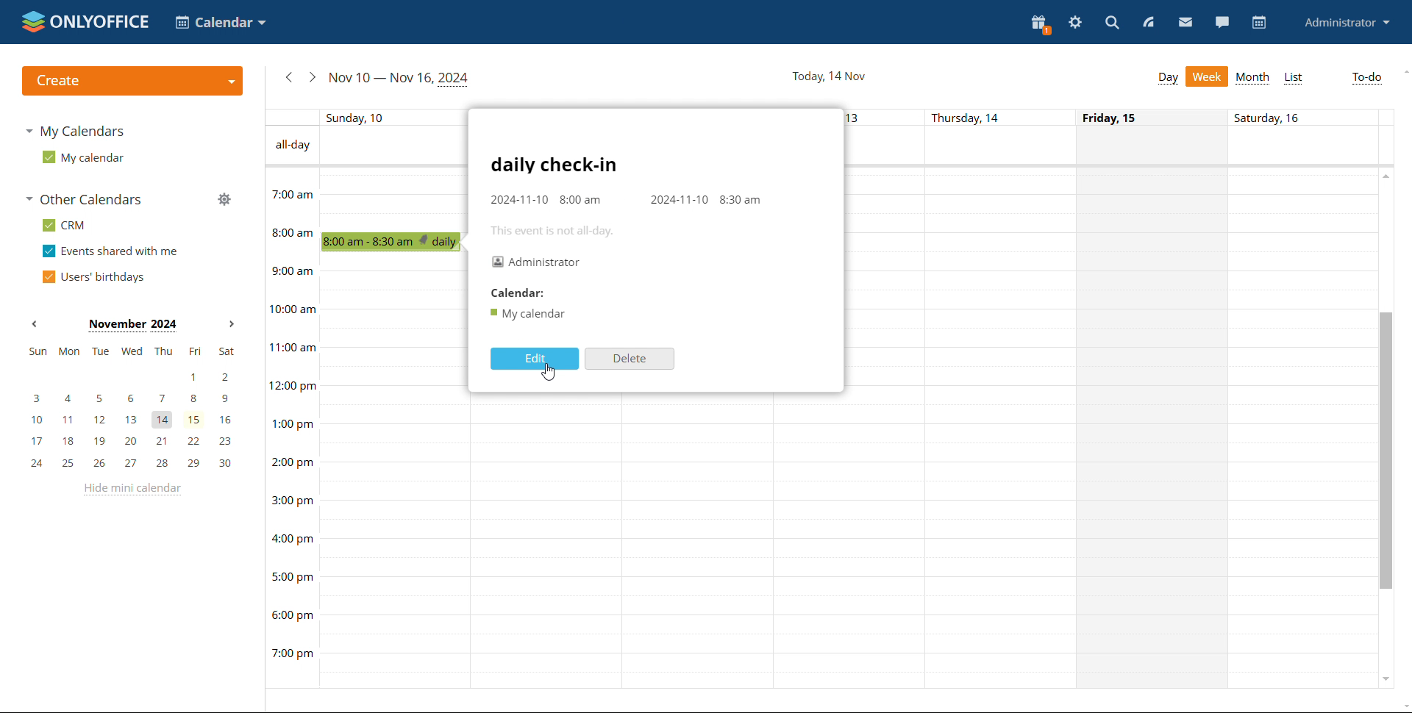  Describe the element at coordinates (828, 75) in the screenshot. I see `current date` at that location.